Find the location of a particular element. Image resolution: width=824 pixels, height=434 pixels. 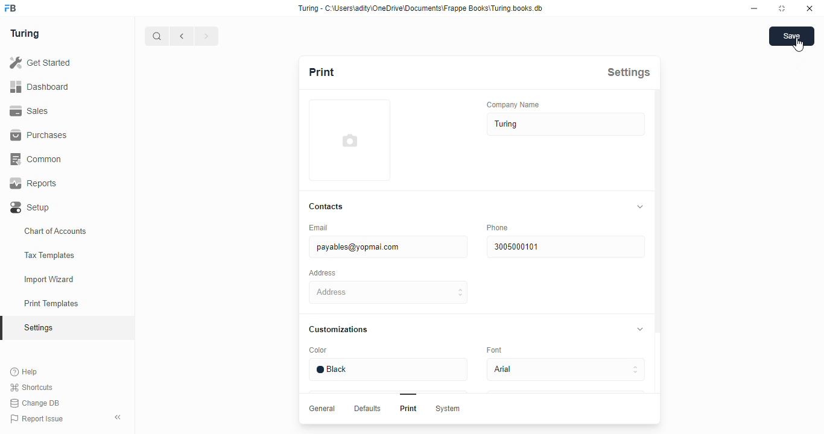

maximise is located at coordinates (784, 8).